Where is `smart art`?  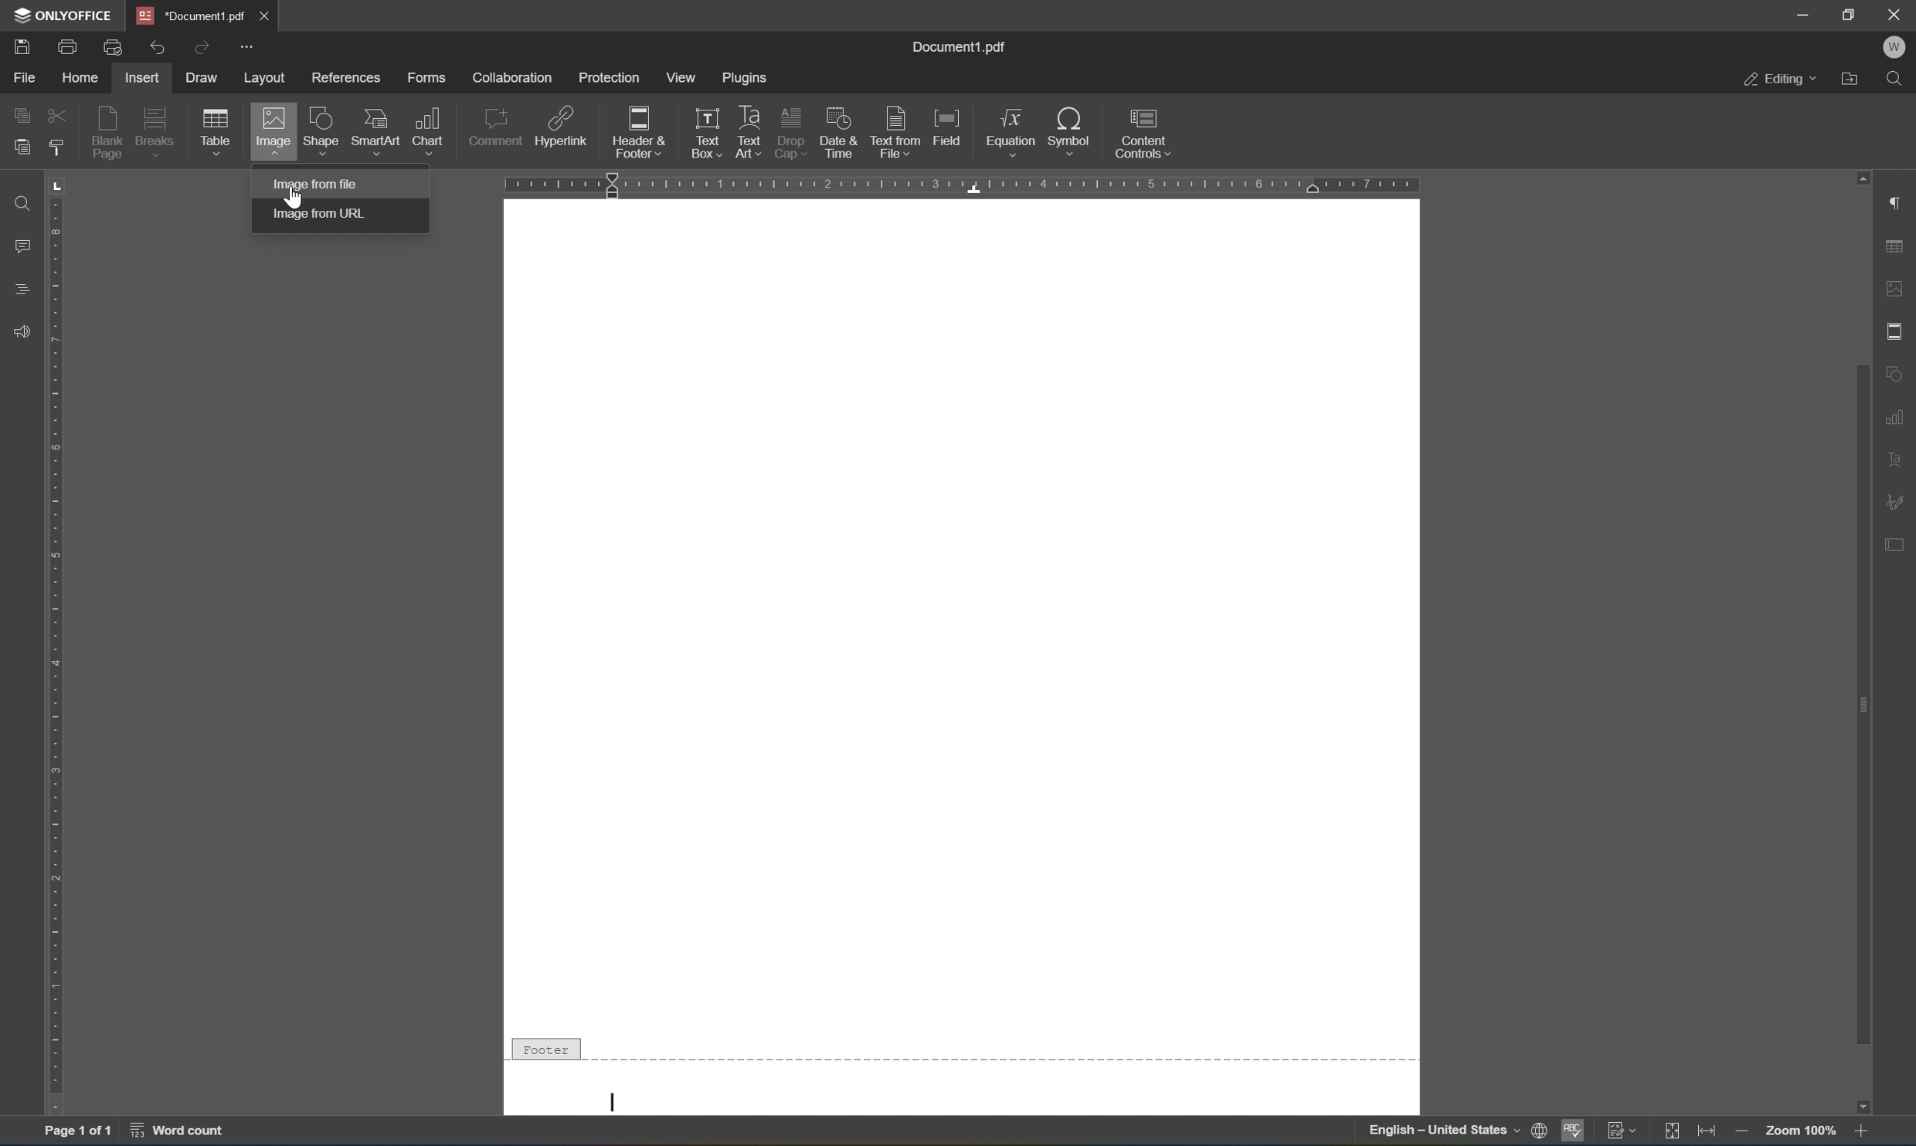
smart art is located at coordinates (375, 131).